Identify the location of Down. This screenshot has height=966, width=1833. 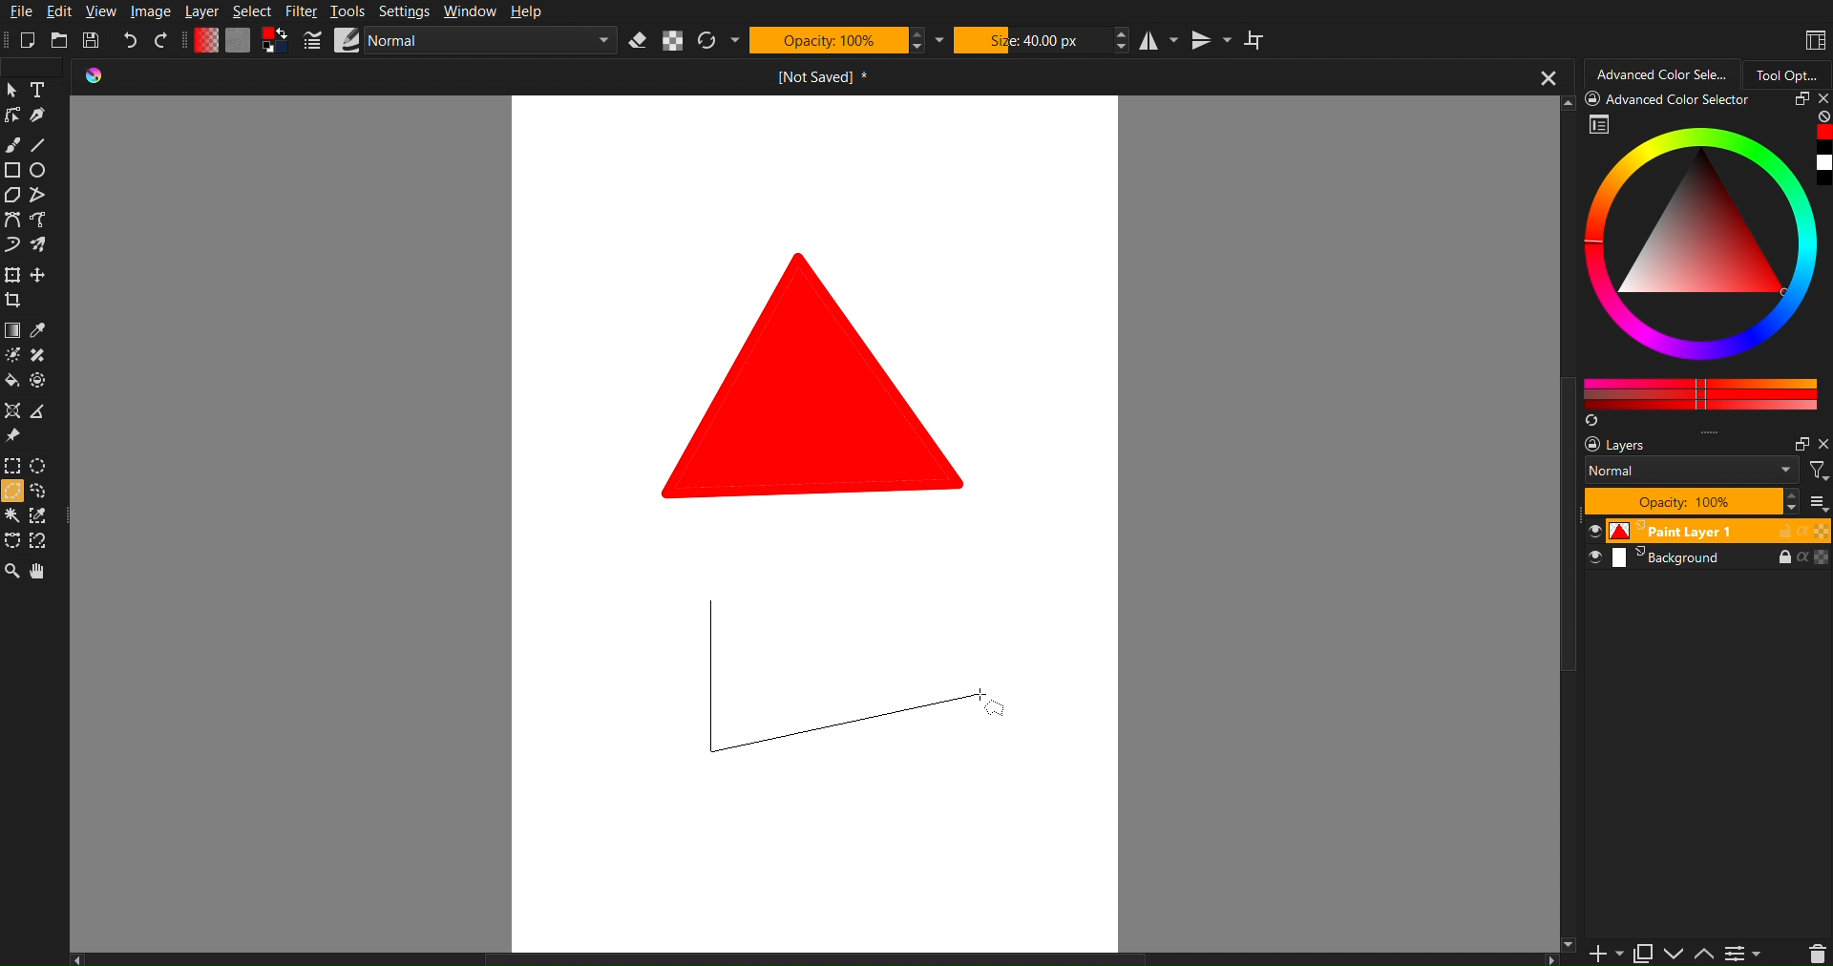
(1675, 954).